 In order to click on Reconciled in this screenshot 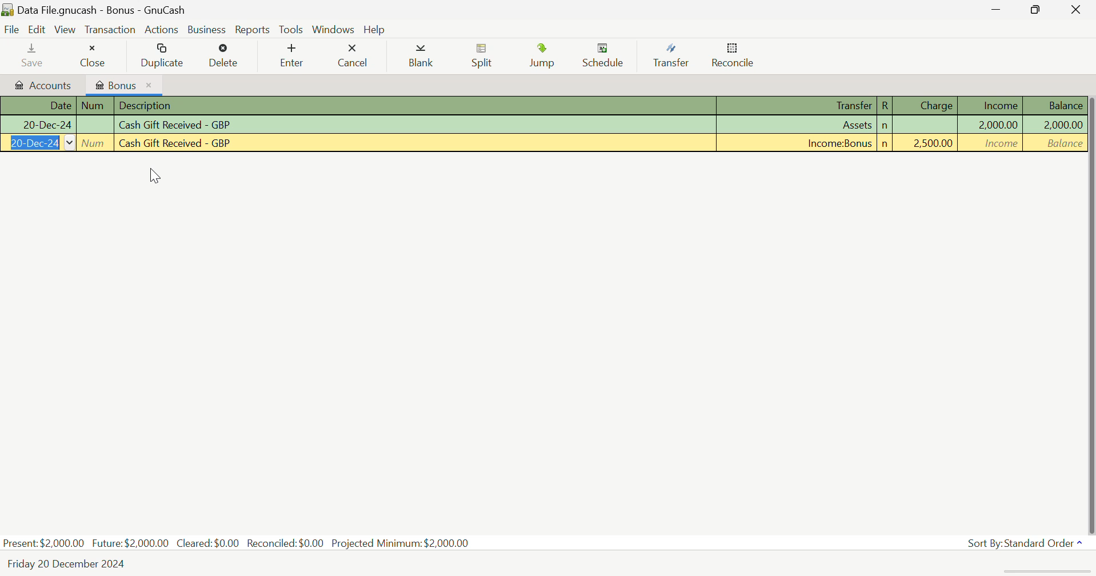, I will do `click(287, 542)`.